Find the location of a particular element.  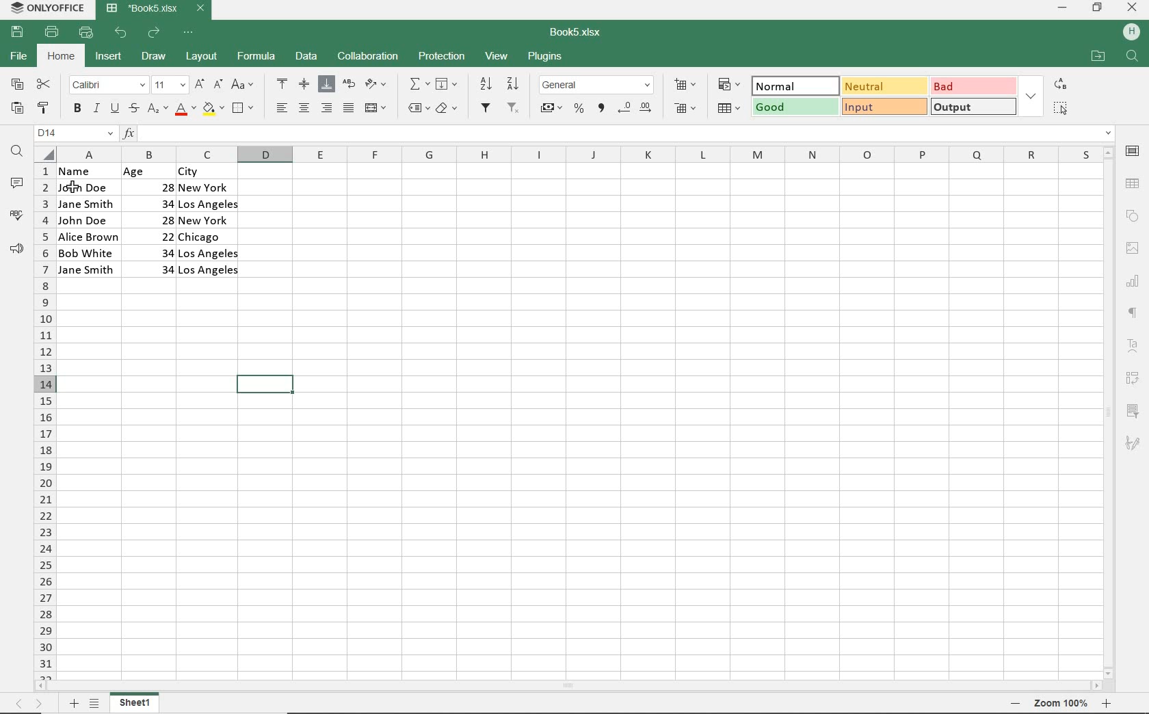

COLLABORATION is located at coordinates (367, 57).